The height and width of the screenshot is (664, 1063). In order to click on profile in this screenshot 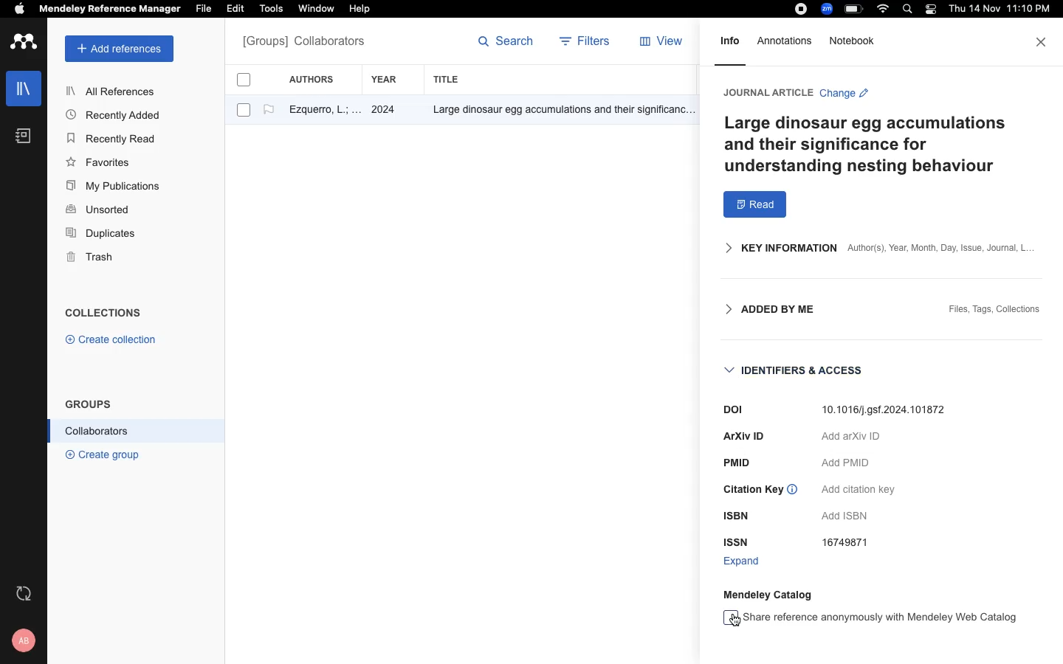, I will do `click(26, 640)`.